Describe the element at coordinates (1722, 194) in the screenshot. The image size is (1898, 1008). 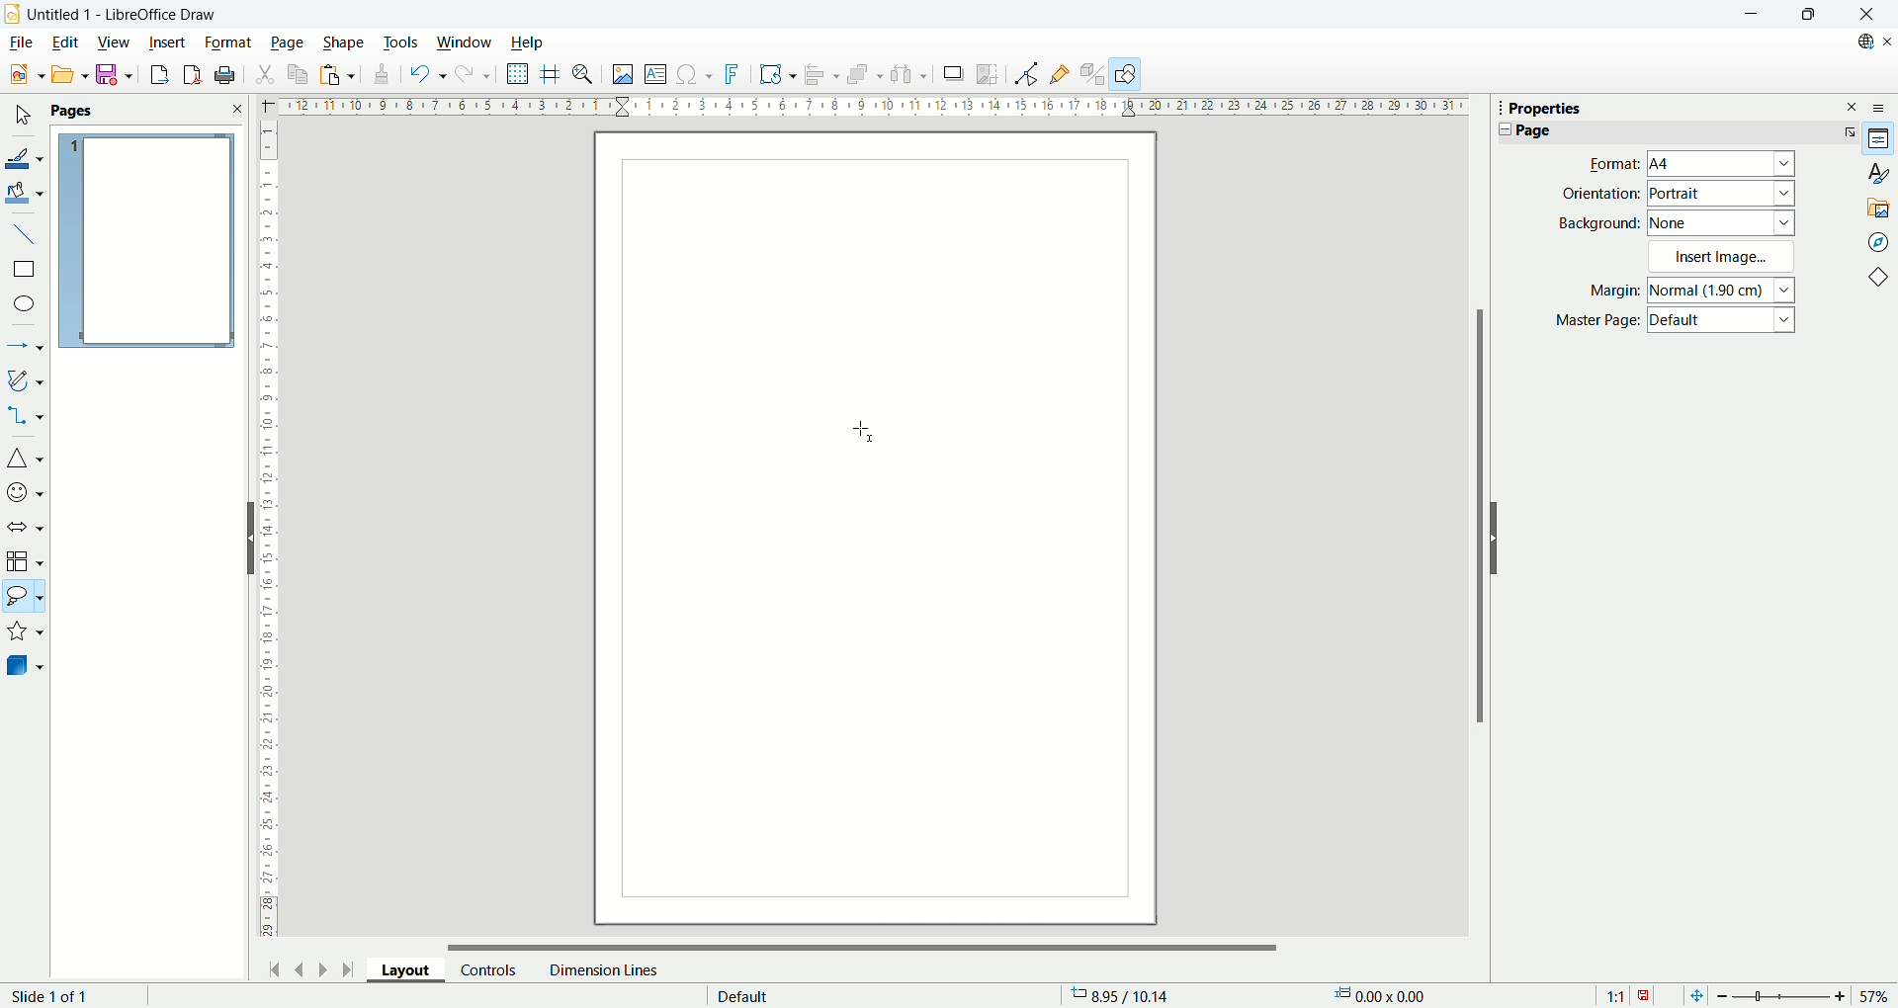
I see `Portrait` at that location.